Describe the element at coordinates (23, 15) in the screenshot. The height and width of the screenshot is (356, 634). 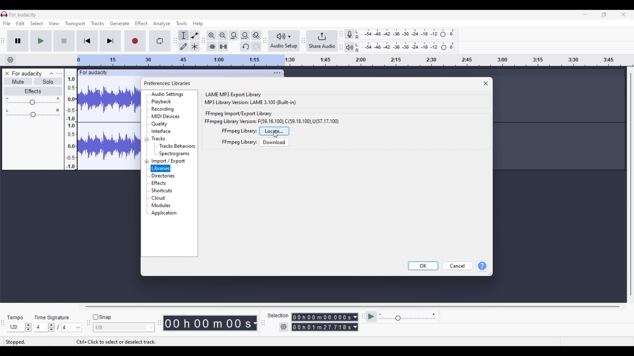
I see `for audacity` at that location.